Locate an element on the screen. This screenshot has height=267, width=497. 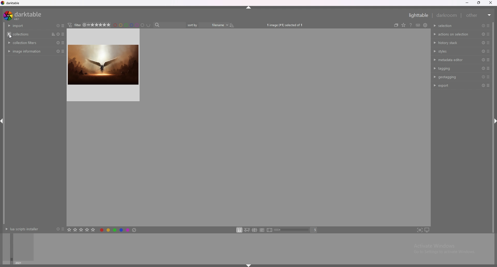
culling layout in dynamic mode is located at coordinates (262, 230).